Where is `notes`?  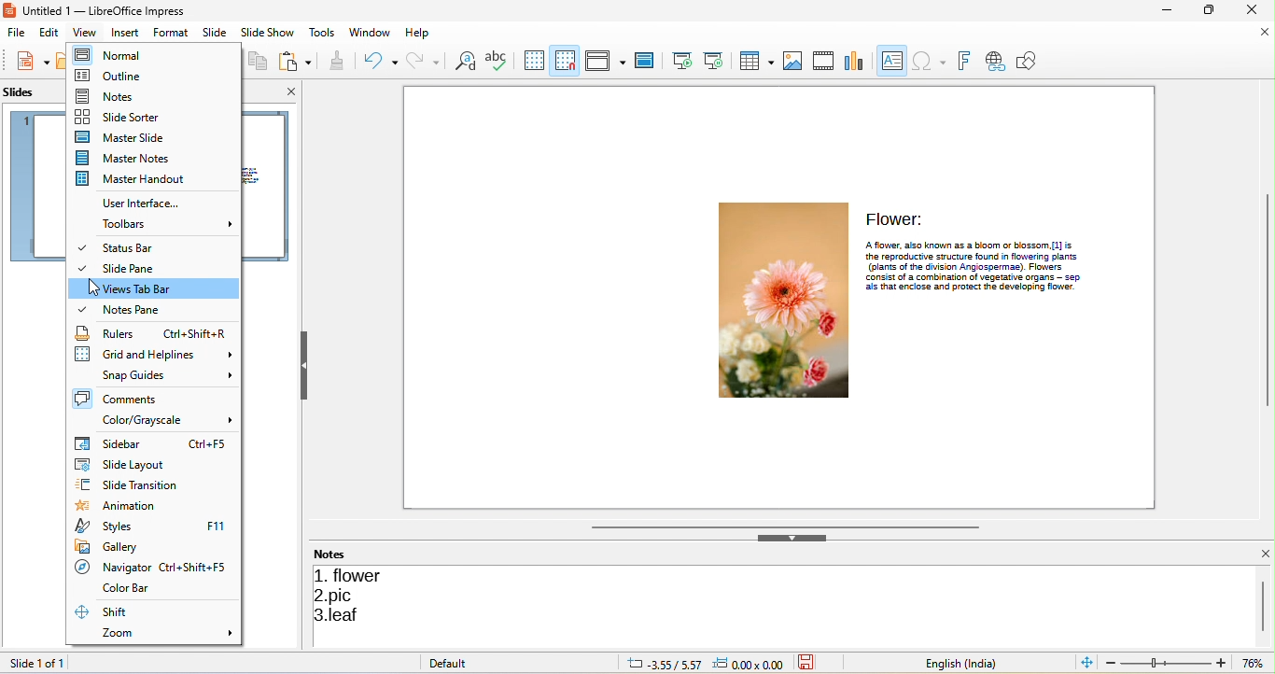 notes is located at coordinates (116, 96).